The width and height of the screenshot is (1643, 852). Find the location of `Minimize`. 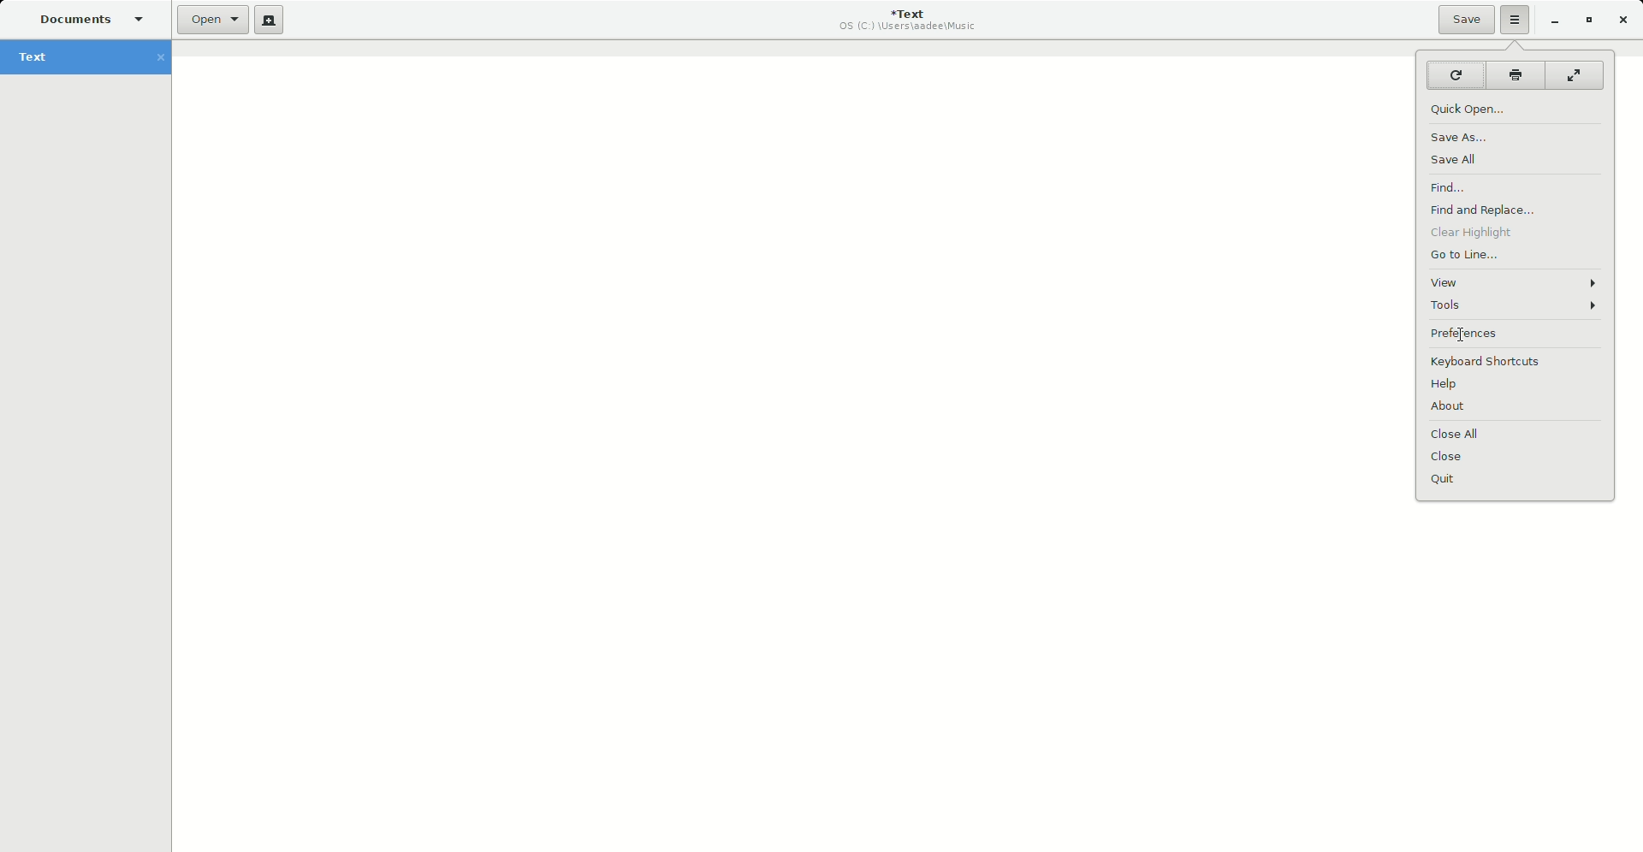

Minimize is located at coordinates (1554, 20).